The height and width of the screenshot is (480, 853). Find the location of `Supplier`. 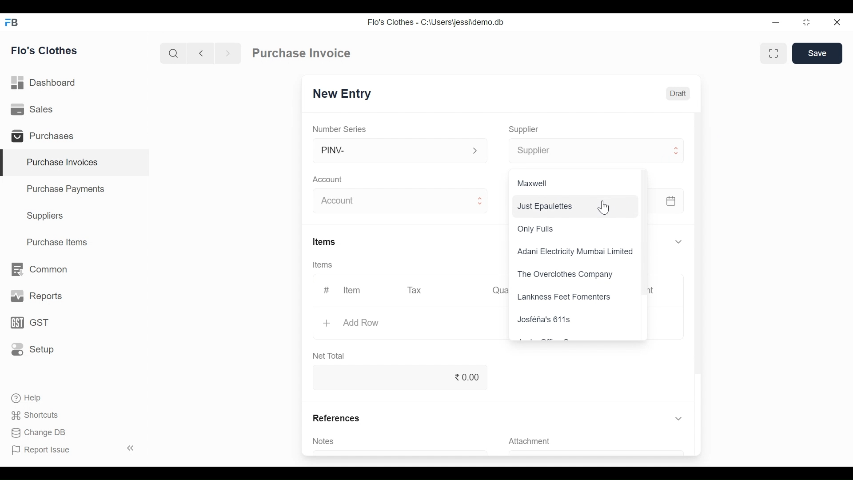

Supplier is located at coordinates (584, 151).